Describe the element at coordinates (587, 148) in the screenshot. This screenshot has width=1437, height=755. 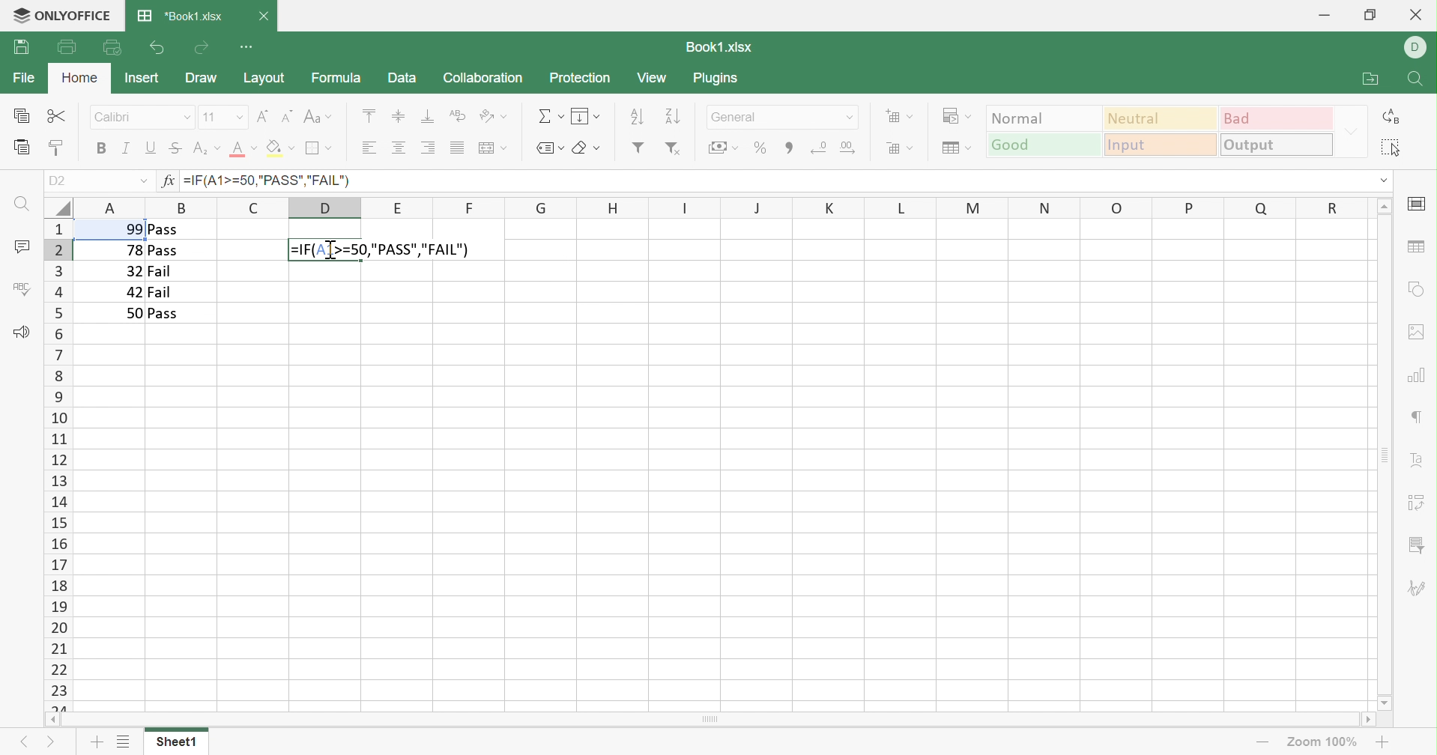
I see `Clear` at that location.